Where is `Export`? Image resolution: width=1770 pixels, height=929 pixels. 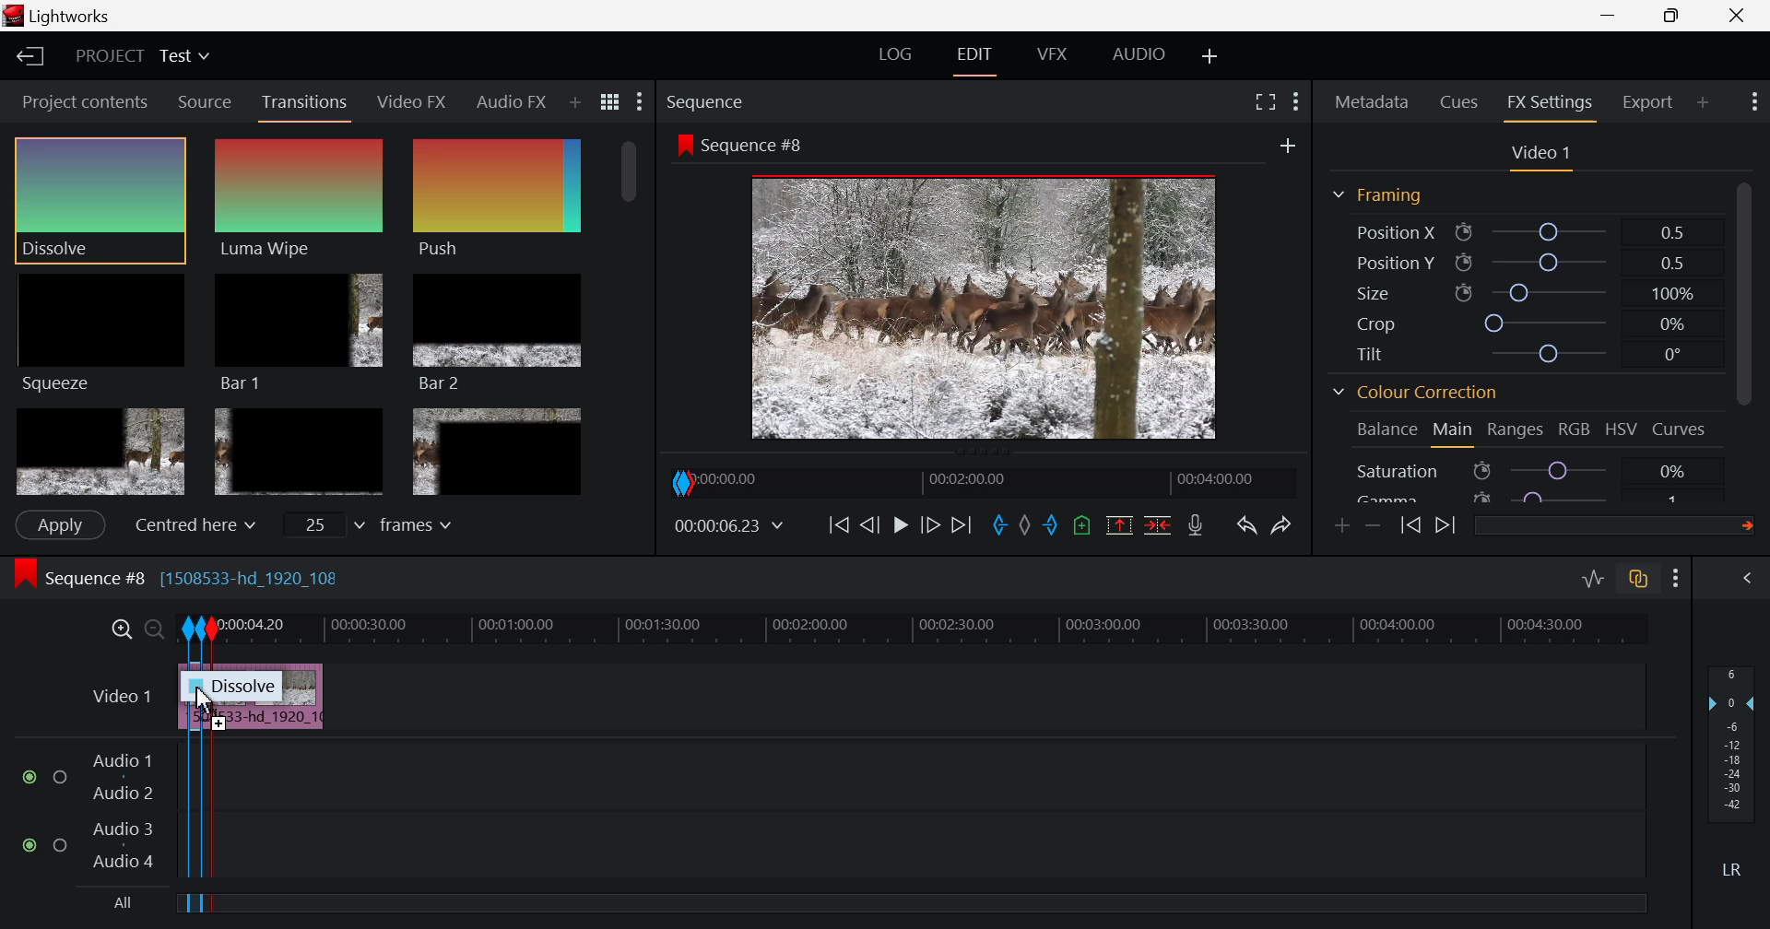 Export is located at coordinates (1649, 102).